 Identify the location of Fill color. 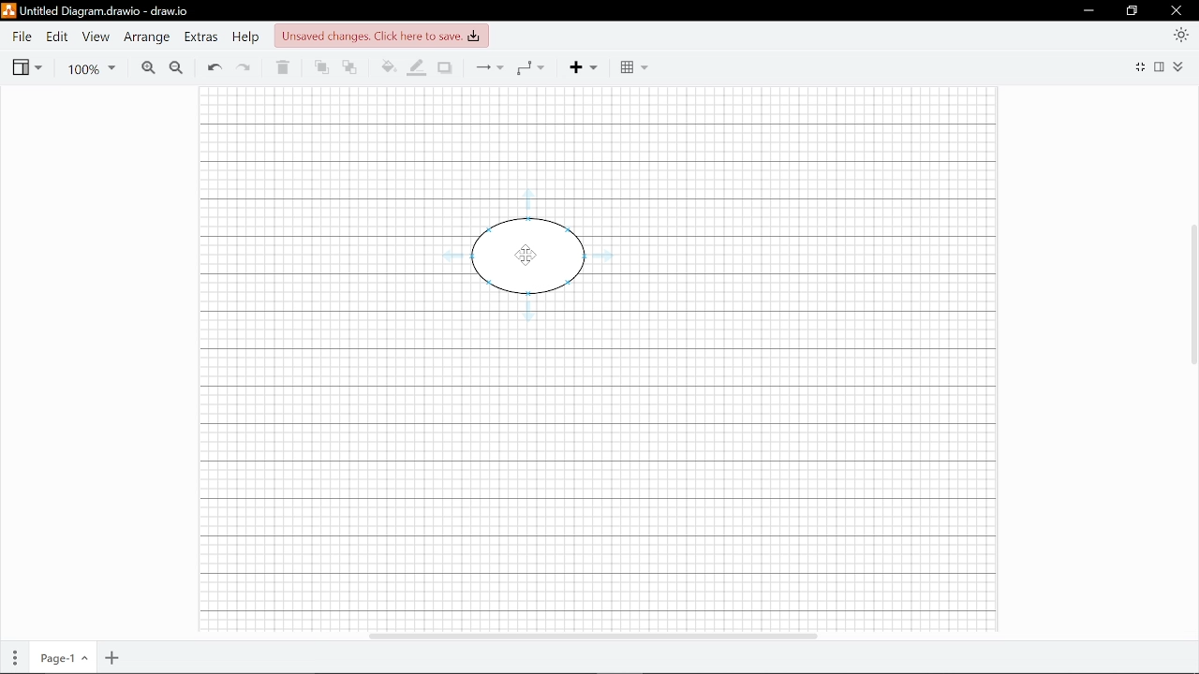
(388, 67).